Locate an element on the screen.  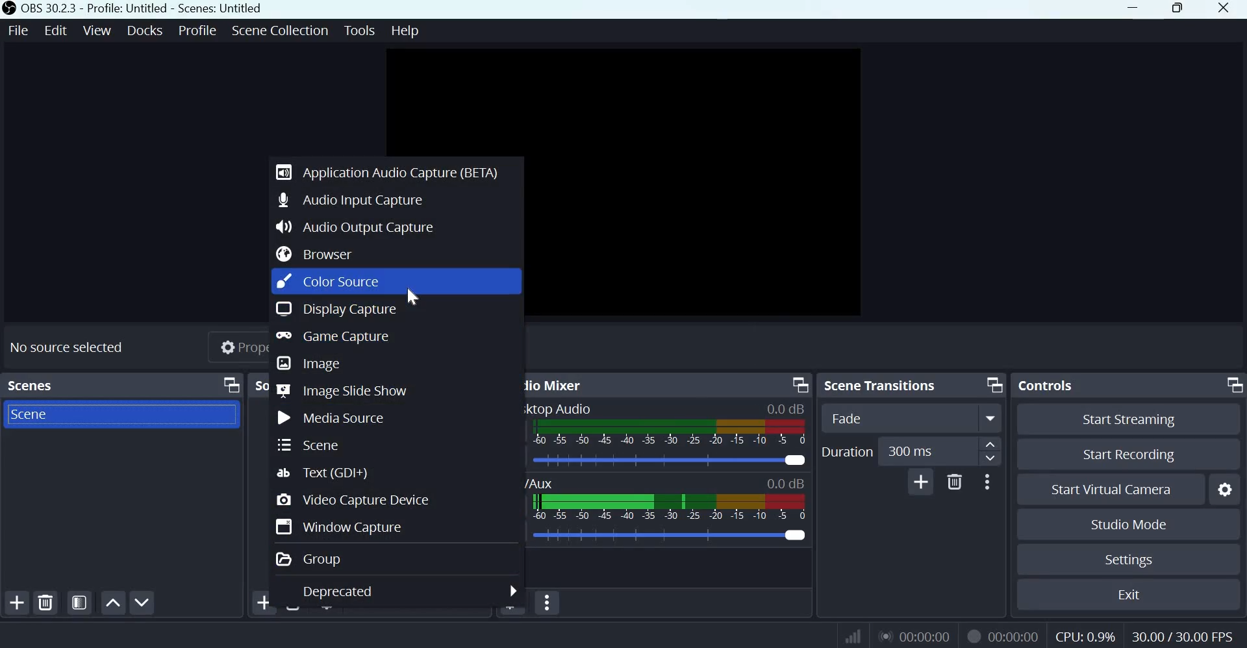
CPU Usage is located at coordinates (1084, 637).